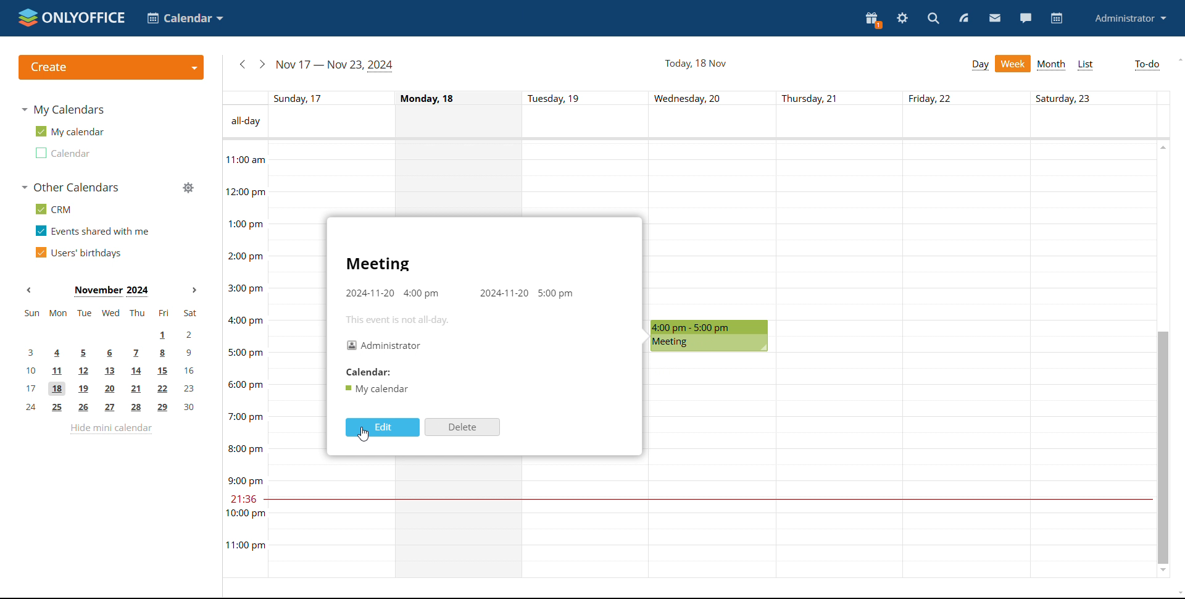  Describe the element at coordinates (78, 253) in the screenshot. I see `users' birthdays ` at that location.